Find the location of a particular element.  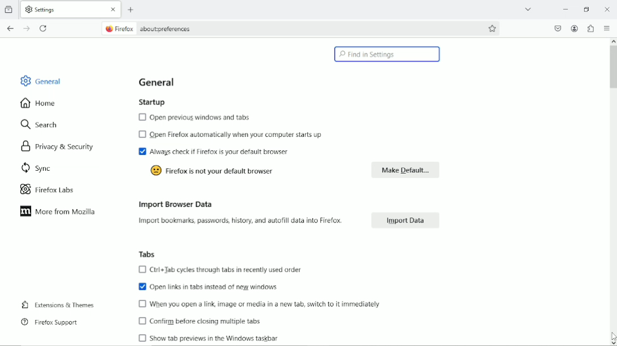

Import browser data is located at coordinates (176, 205).